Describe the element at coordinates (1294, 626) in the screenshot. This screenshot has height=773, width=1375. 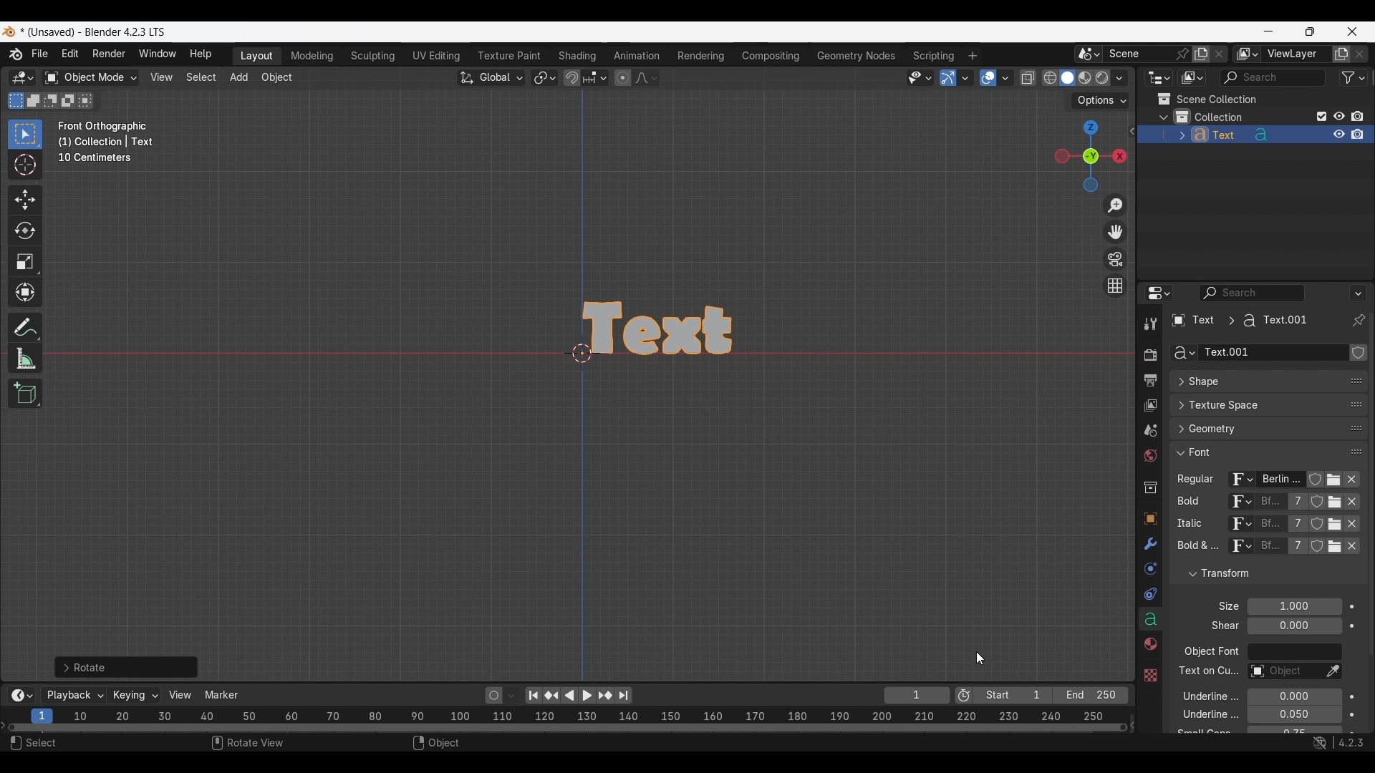
I see `Shear` at that location.